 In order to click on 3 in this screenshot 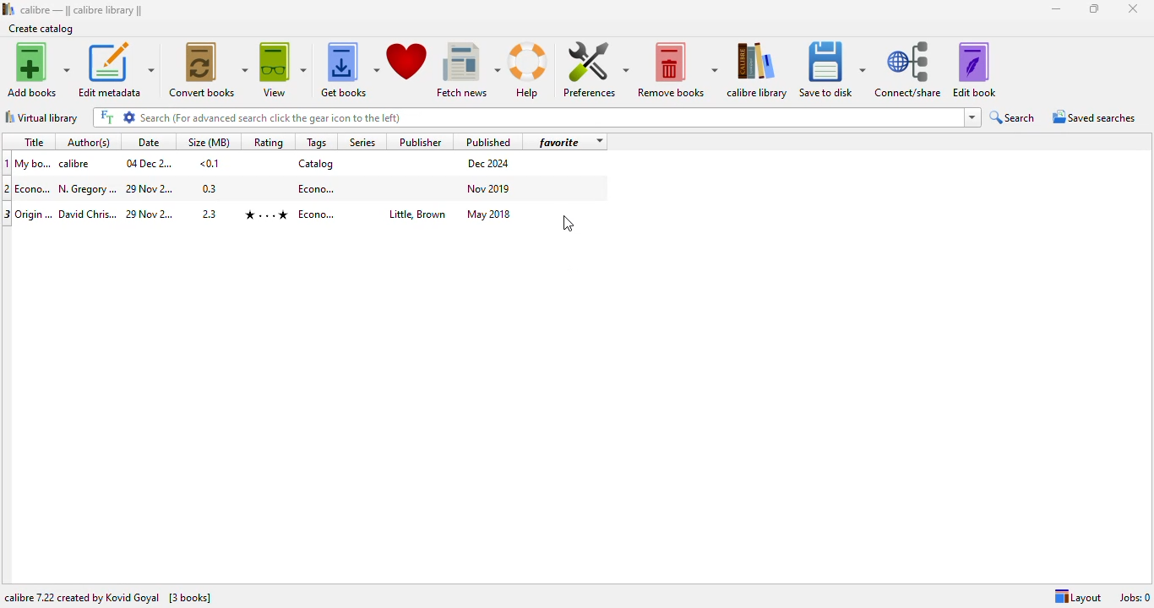, I will do `click(8, 214)`.